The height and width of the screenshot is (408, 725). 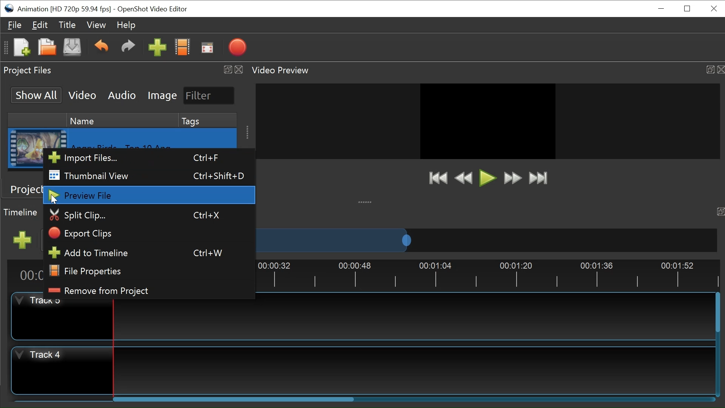 What do you see at coordinates (412, 319) in the screenshot?
I see `Track Panel` at bounding box center [412, 319].